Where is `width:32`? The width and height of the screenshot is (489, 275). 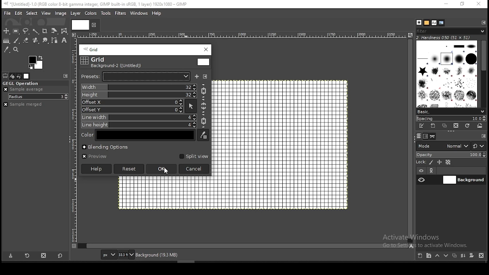 width:32 is located at coordinates (139, 87).